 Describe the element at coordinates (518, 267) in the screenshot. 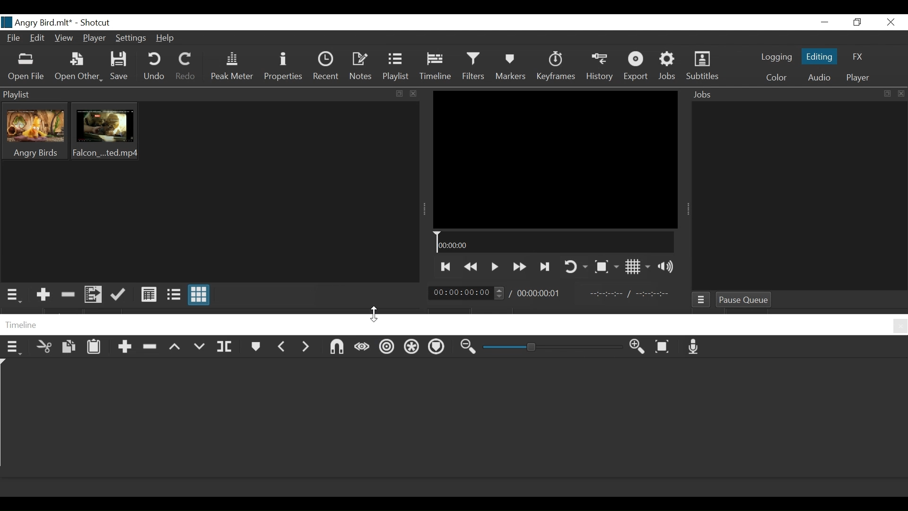

I see `Play quickly forward` at that location.